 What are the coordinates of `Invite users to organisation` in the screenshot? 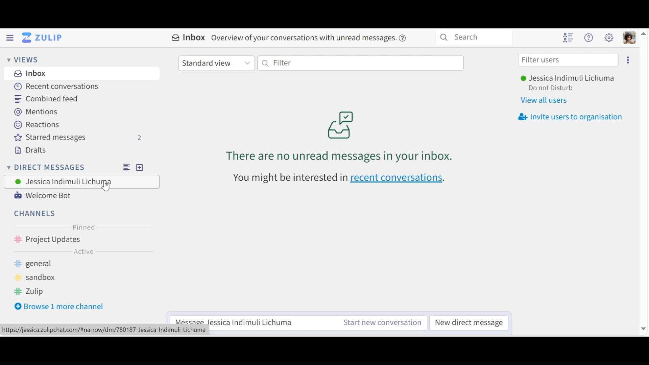 It's located at (629, 59).